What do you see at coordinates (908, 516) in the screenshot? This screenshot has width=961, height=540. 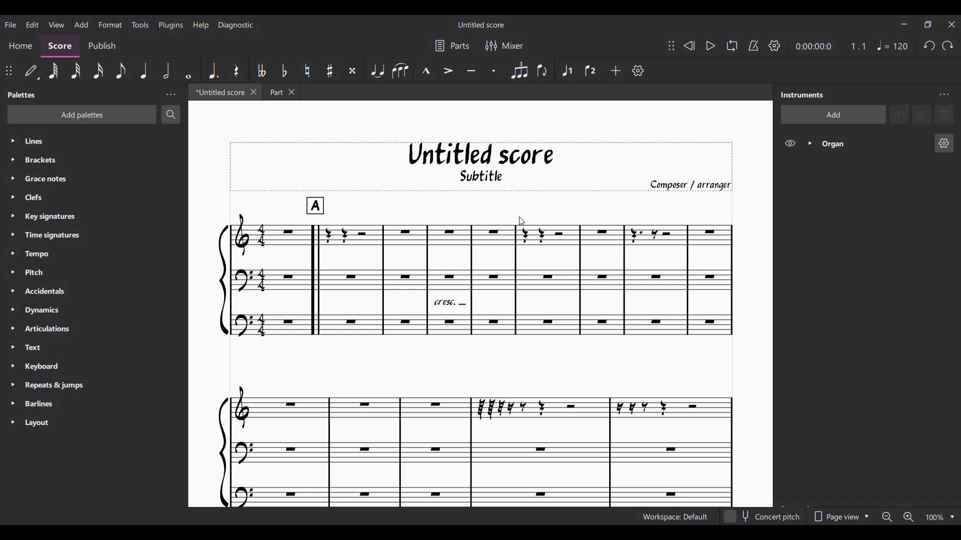 I see `Zoom in` at bounding box center [908, 516].